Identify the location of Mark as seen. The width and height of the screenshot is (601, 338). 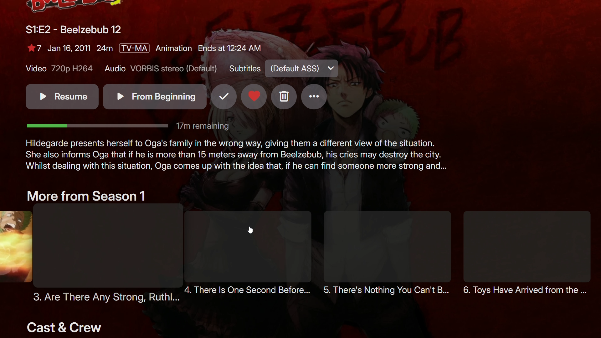
(223, 97).